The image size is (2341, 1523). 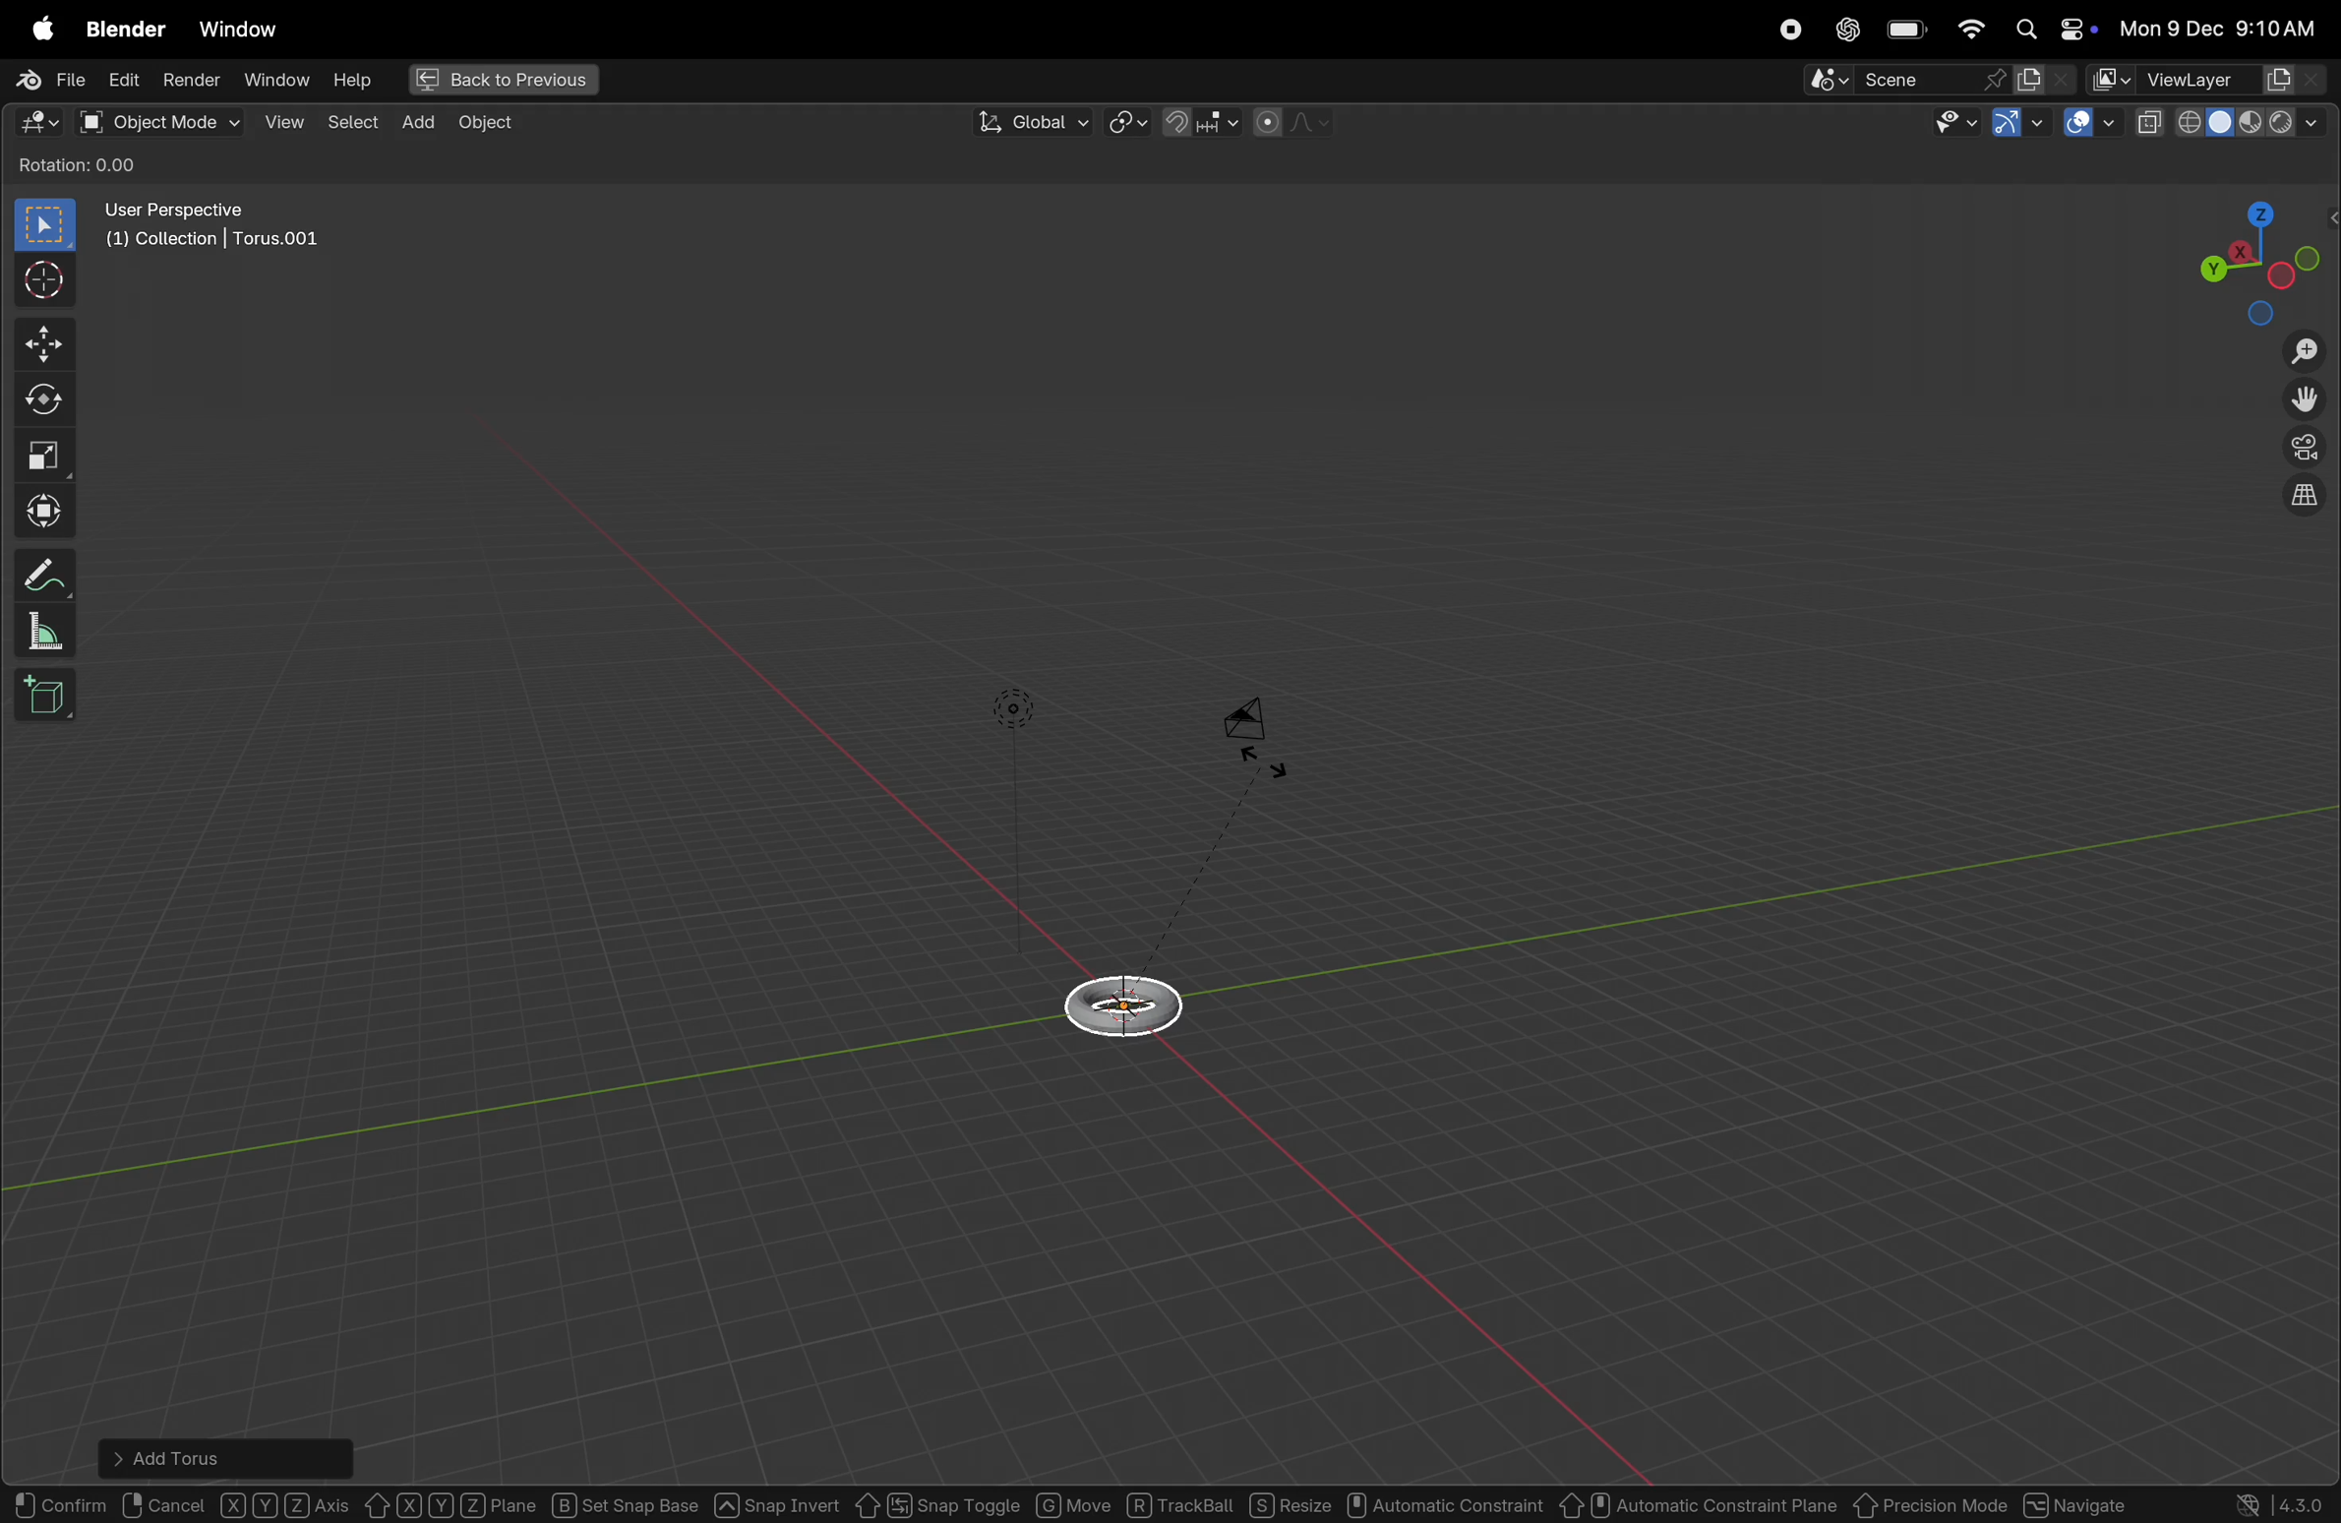 What do you see at coordinates (283, 121) in the screenshot?
I see `view` at bounding box center [283, 121].